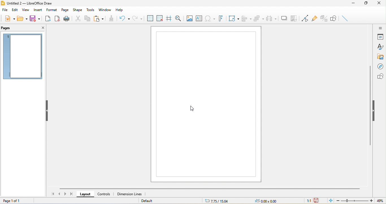 The image size is (386, 204). I want to click on first page, so click(53, 194).